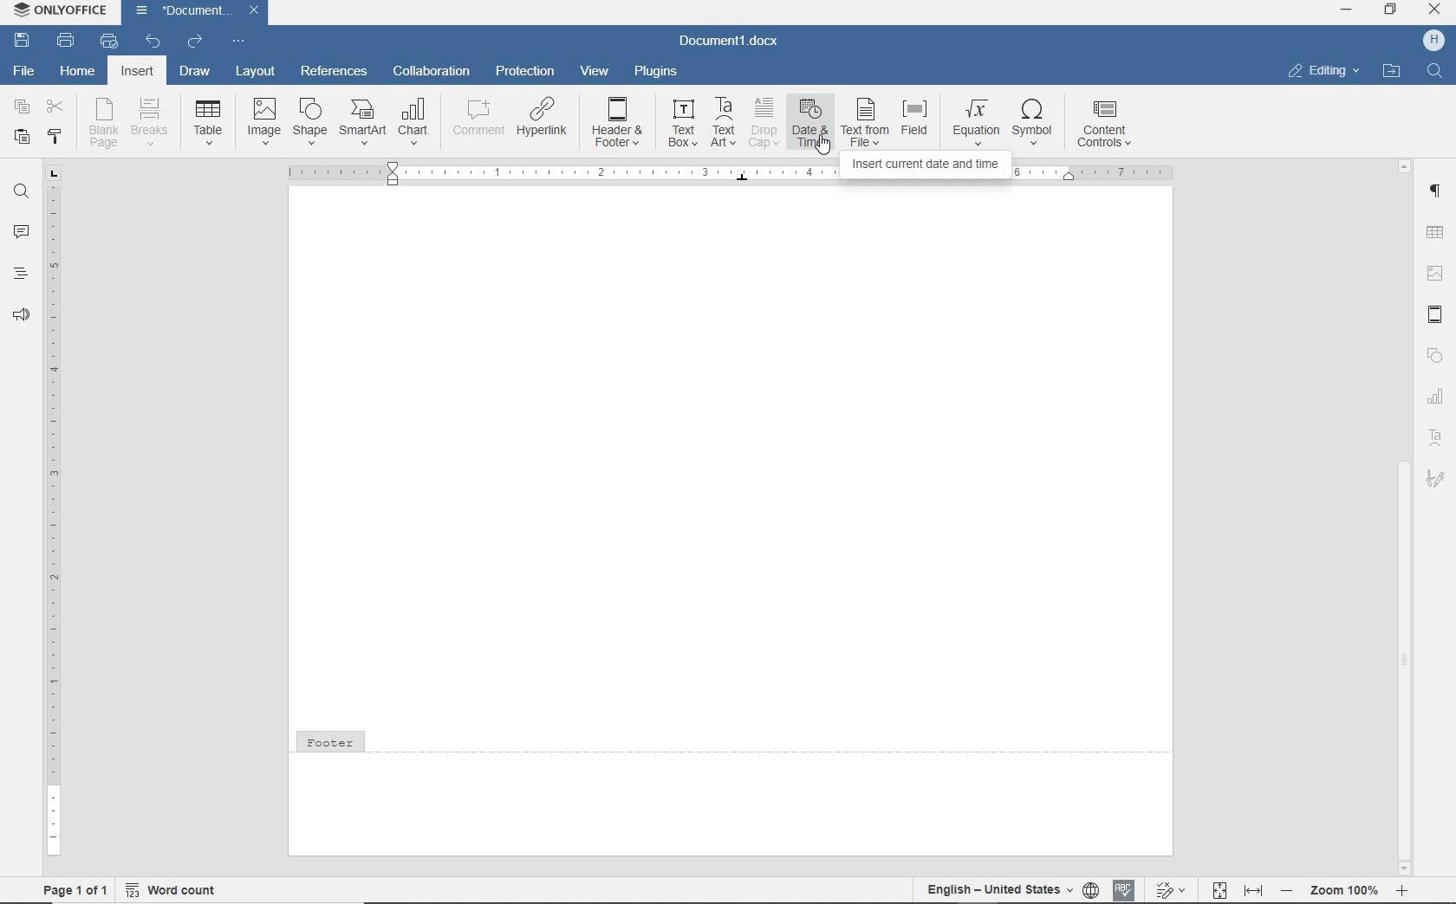 This screenshot has width=1456, height=904. I want to click on blank page, so click(105, 123).